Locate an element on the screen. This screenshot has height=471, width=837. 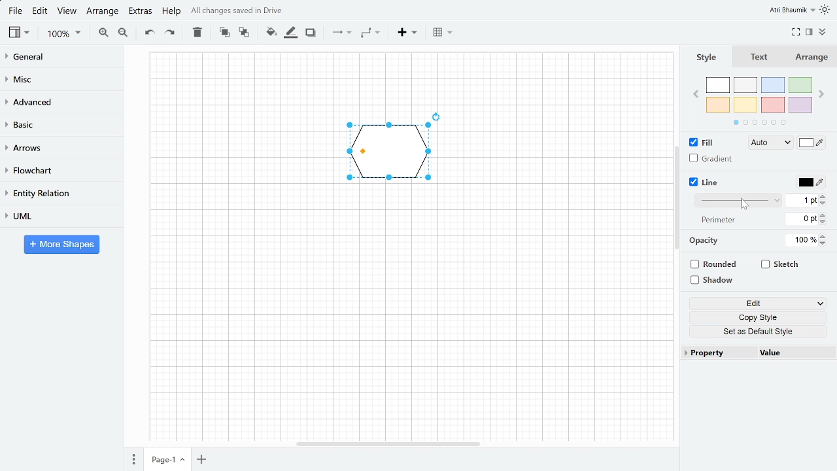
 Flow chart is located at coordinates (56, 169).